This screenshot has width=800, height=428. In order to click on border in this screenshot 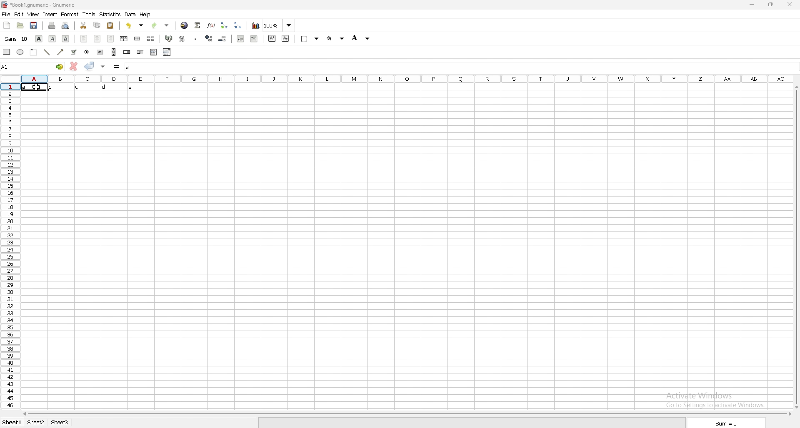, I will do `click(310, 39)`.